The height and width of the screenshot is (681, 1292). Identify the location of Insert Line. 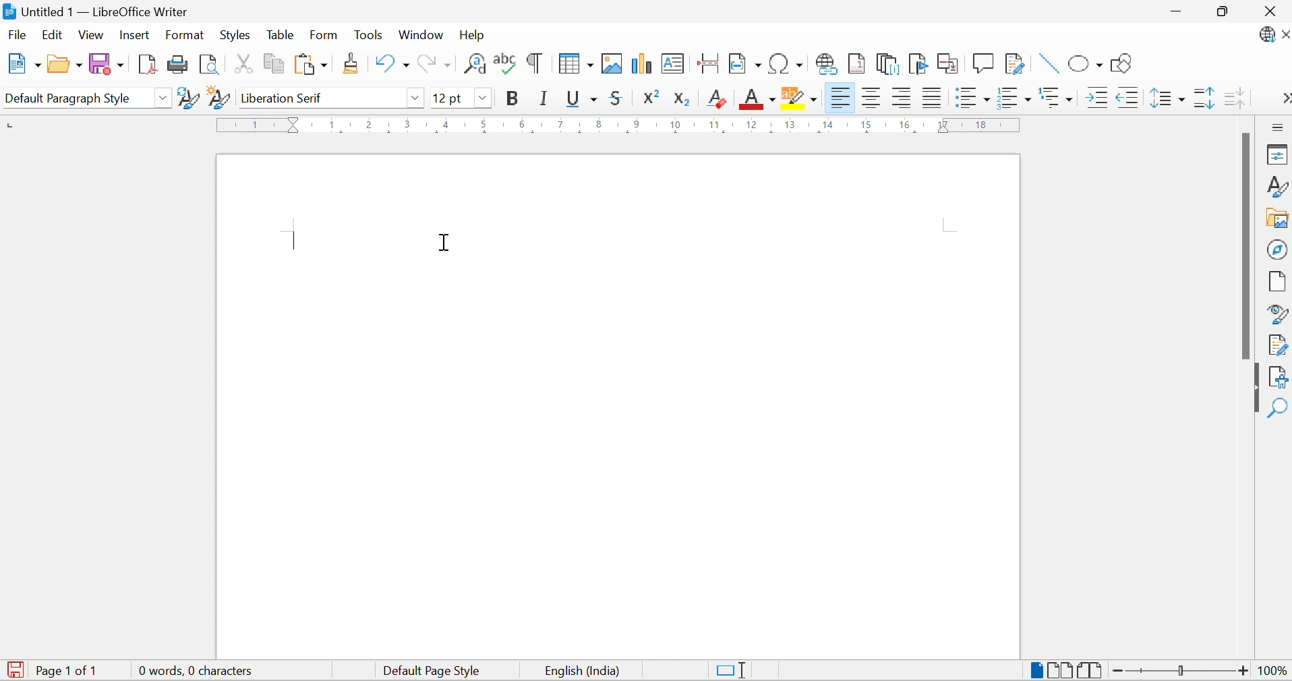
(1046, 64).